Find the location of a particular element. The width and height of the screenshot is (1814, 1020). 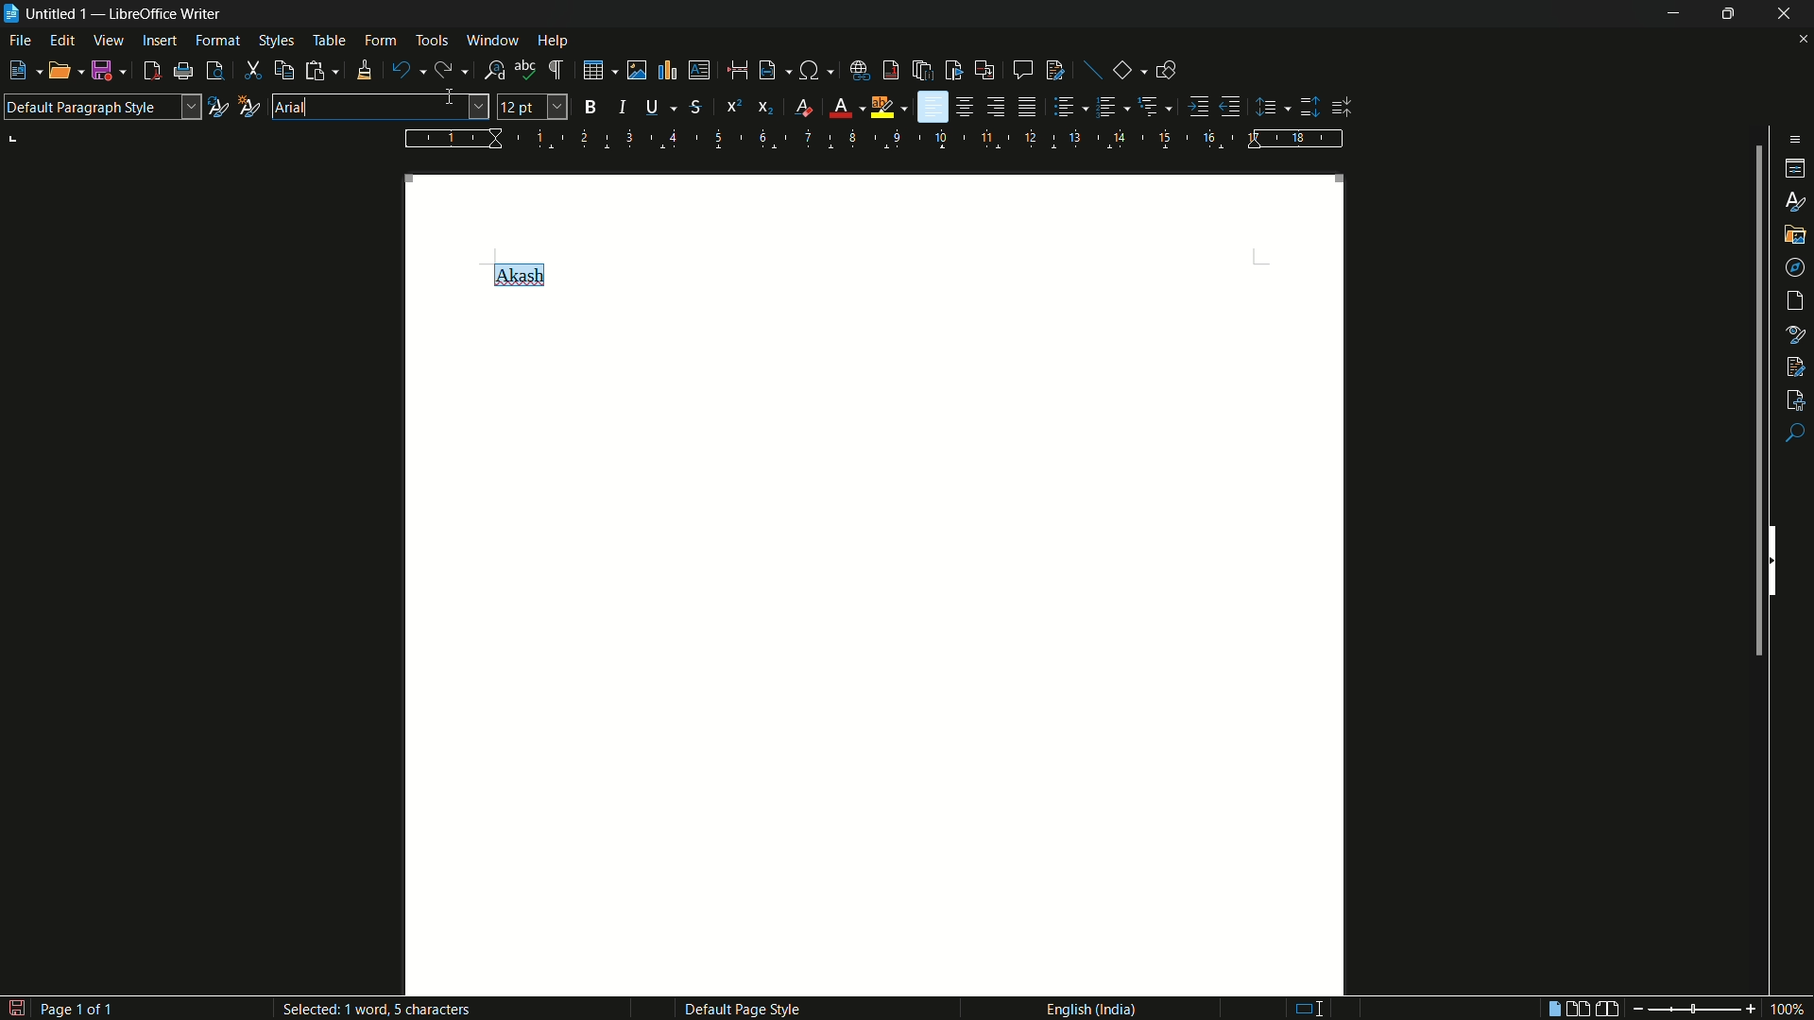

find is located at coordinates (1795, 434).